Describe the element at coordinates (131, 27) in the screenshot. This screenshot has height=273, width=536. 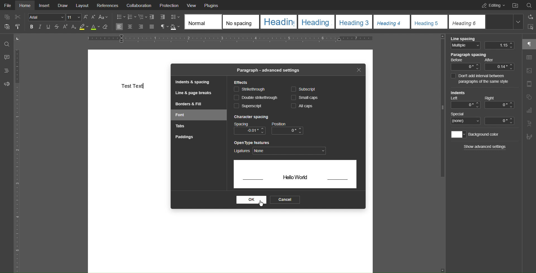
I see `Centre Align` at that location.